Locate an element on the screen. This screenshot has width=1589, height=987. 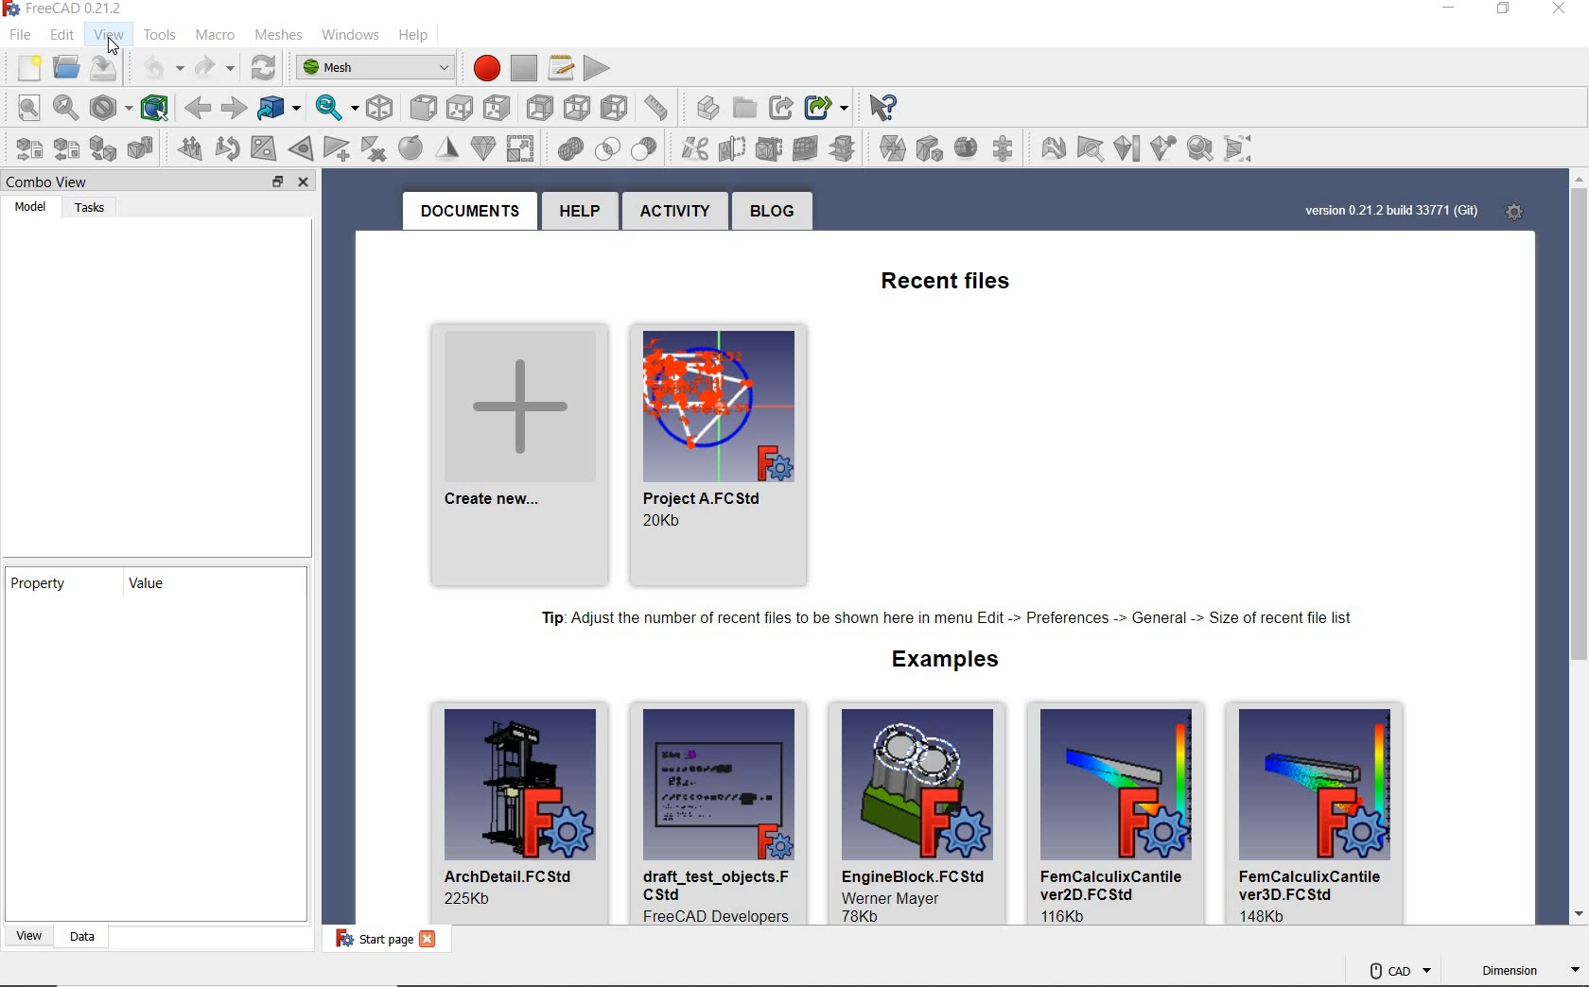
examples is located at coordinates (937, 662).